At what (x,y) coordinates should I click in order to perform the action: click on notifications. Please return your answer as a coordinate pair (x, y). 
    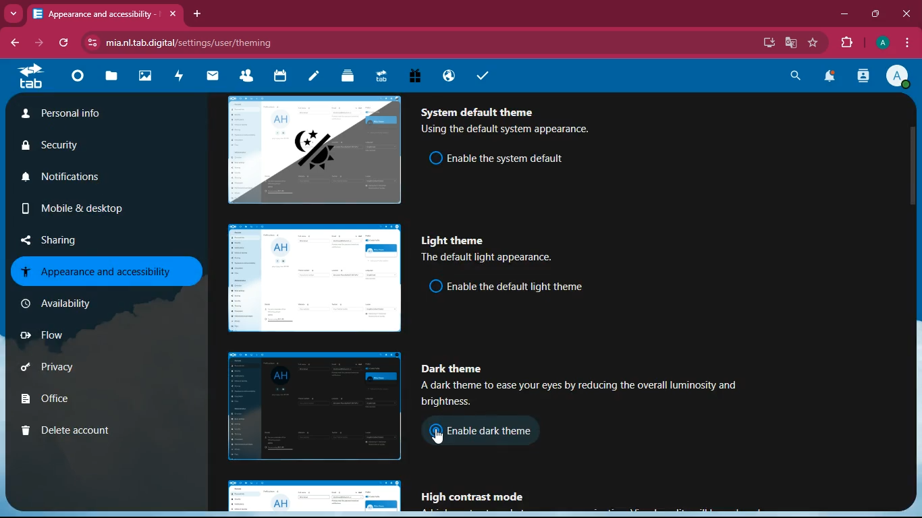
    Looking at the image, I should click on (831, 78).